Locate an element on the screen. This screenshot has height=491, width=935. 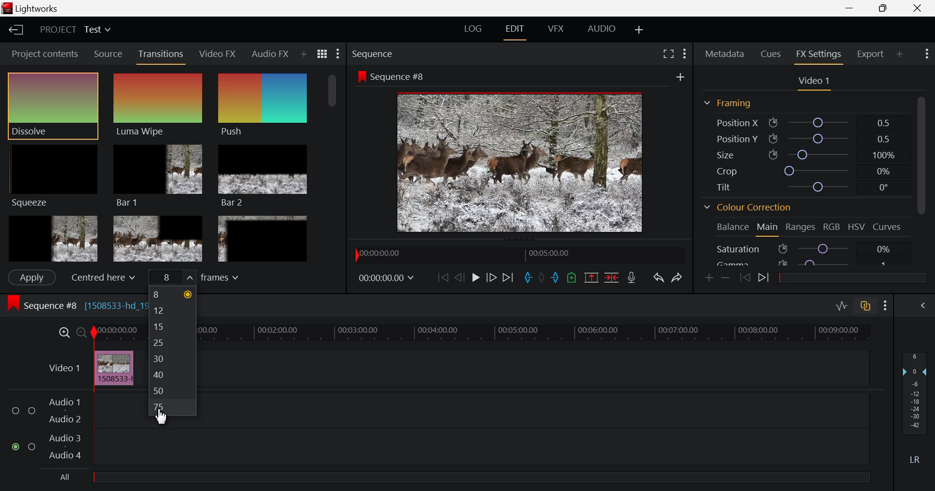
Go Forward is located at coordinates (490, 278).